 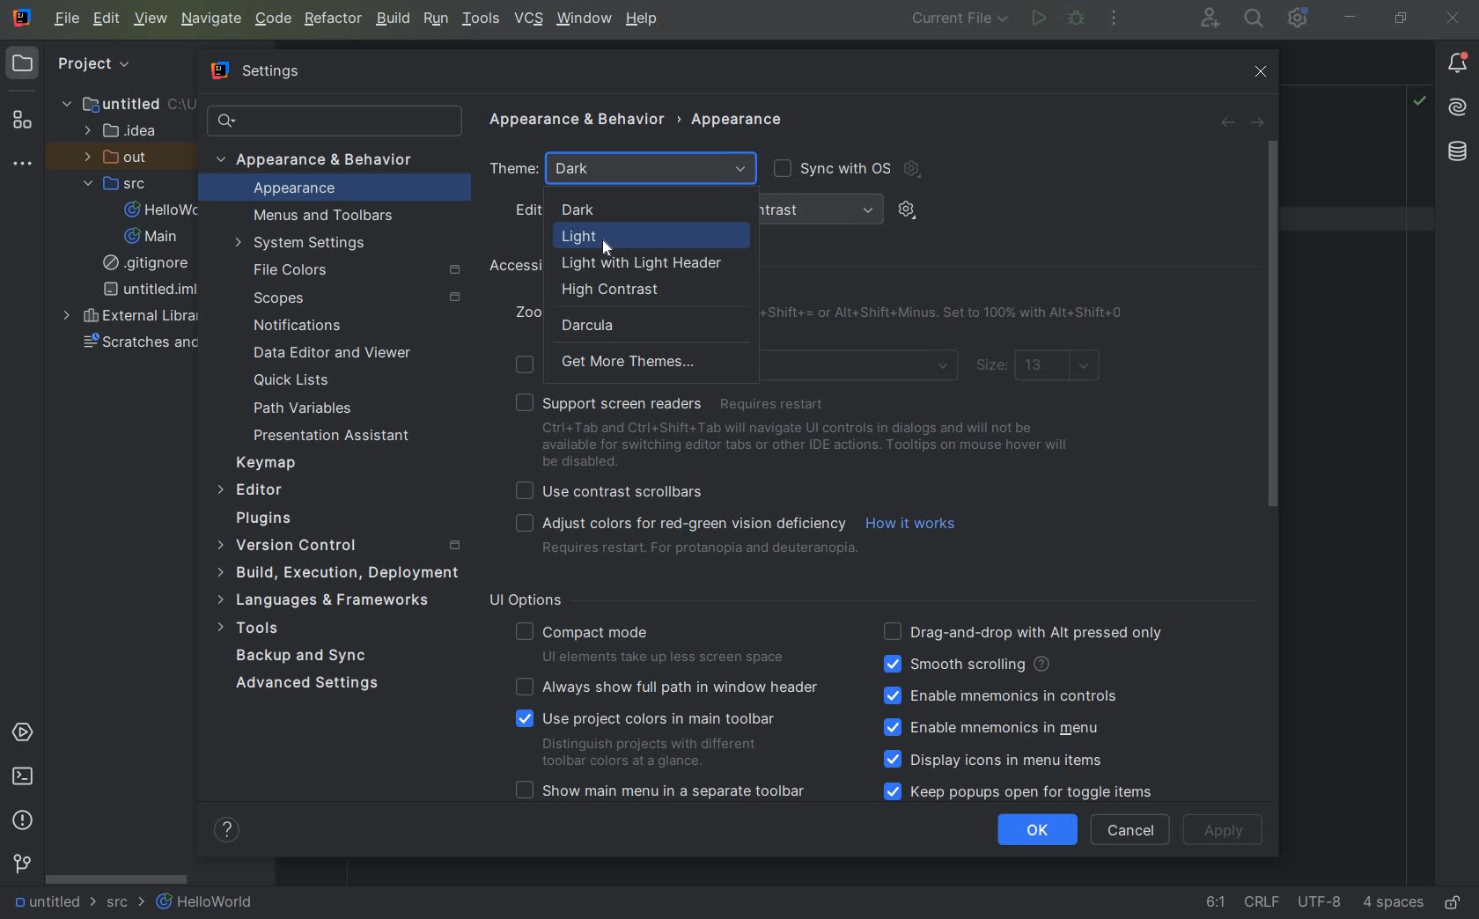 I want to click on Project(MAIN MENU), so click(x=122, y=71).